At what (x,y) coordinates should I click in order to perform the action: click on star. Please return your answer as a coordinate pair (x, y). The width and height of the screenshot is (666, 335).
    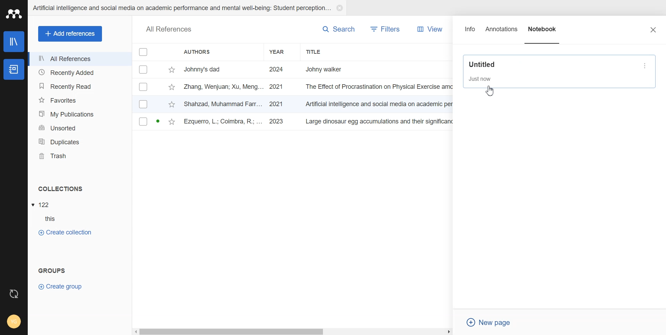
    Looking at the image, I should click on (172, 122).